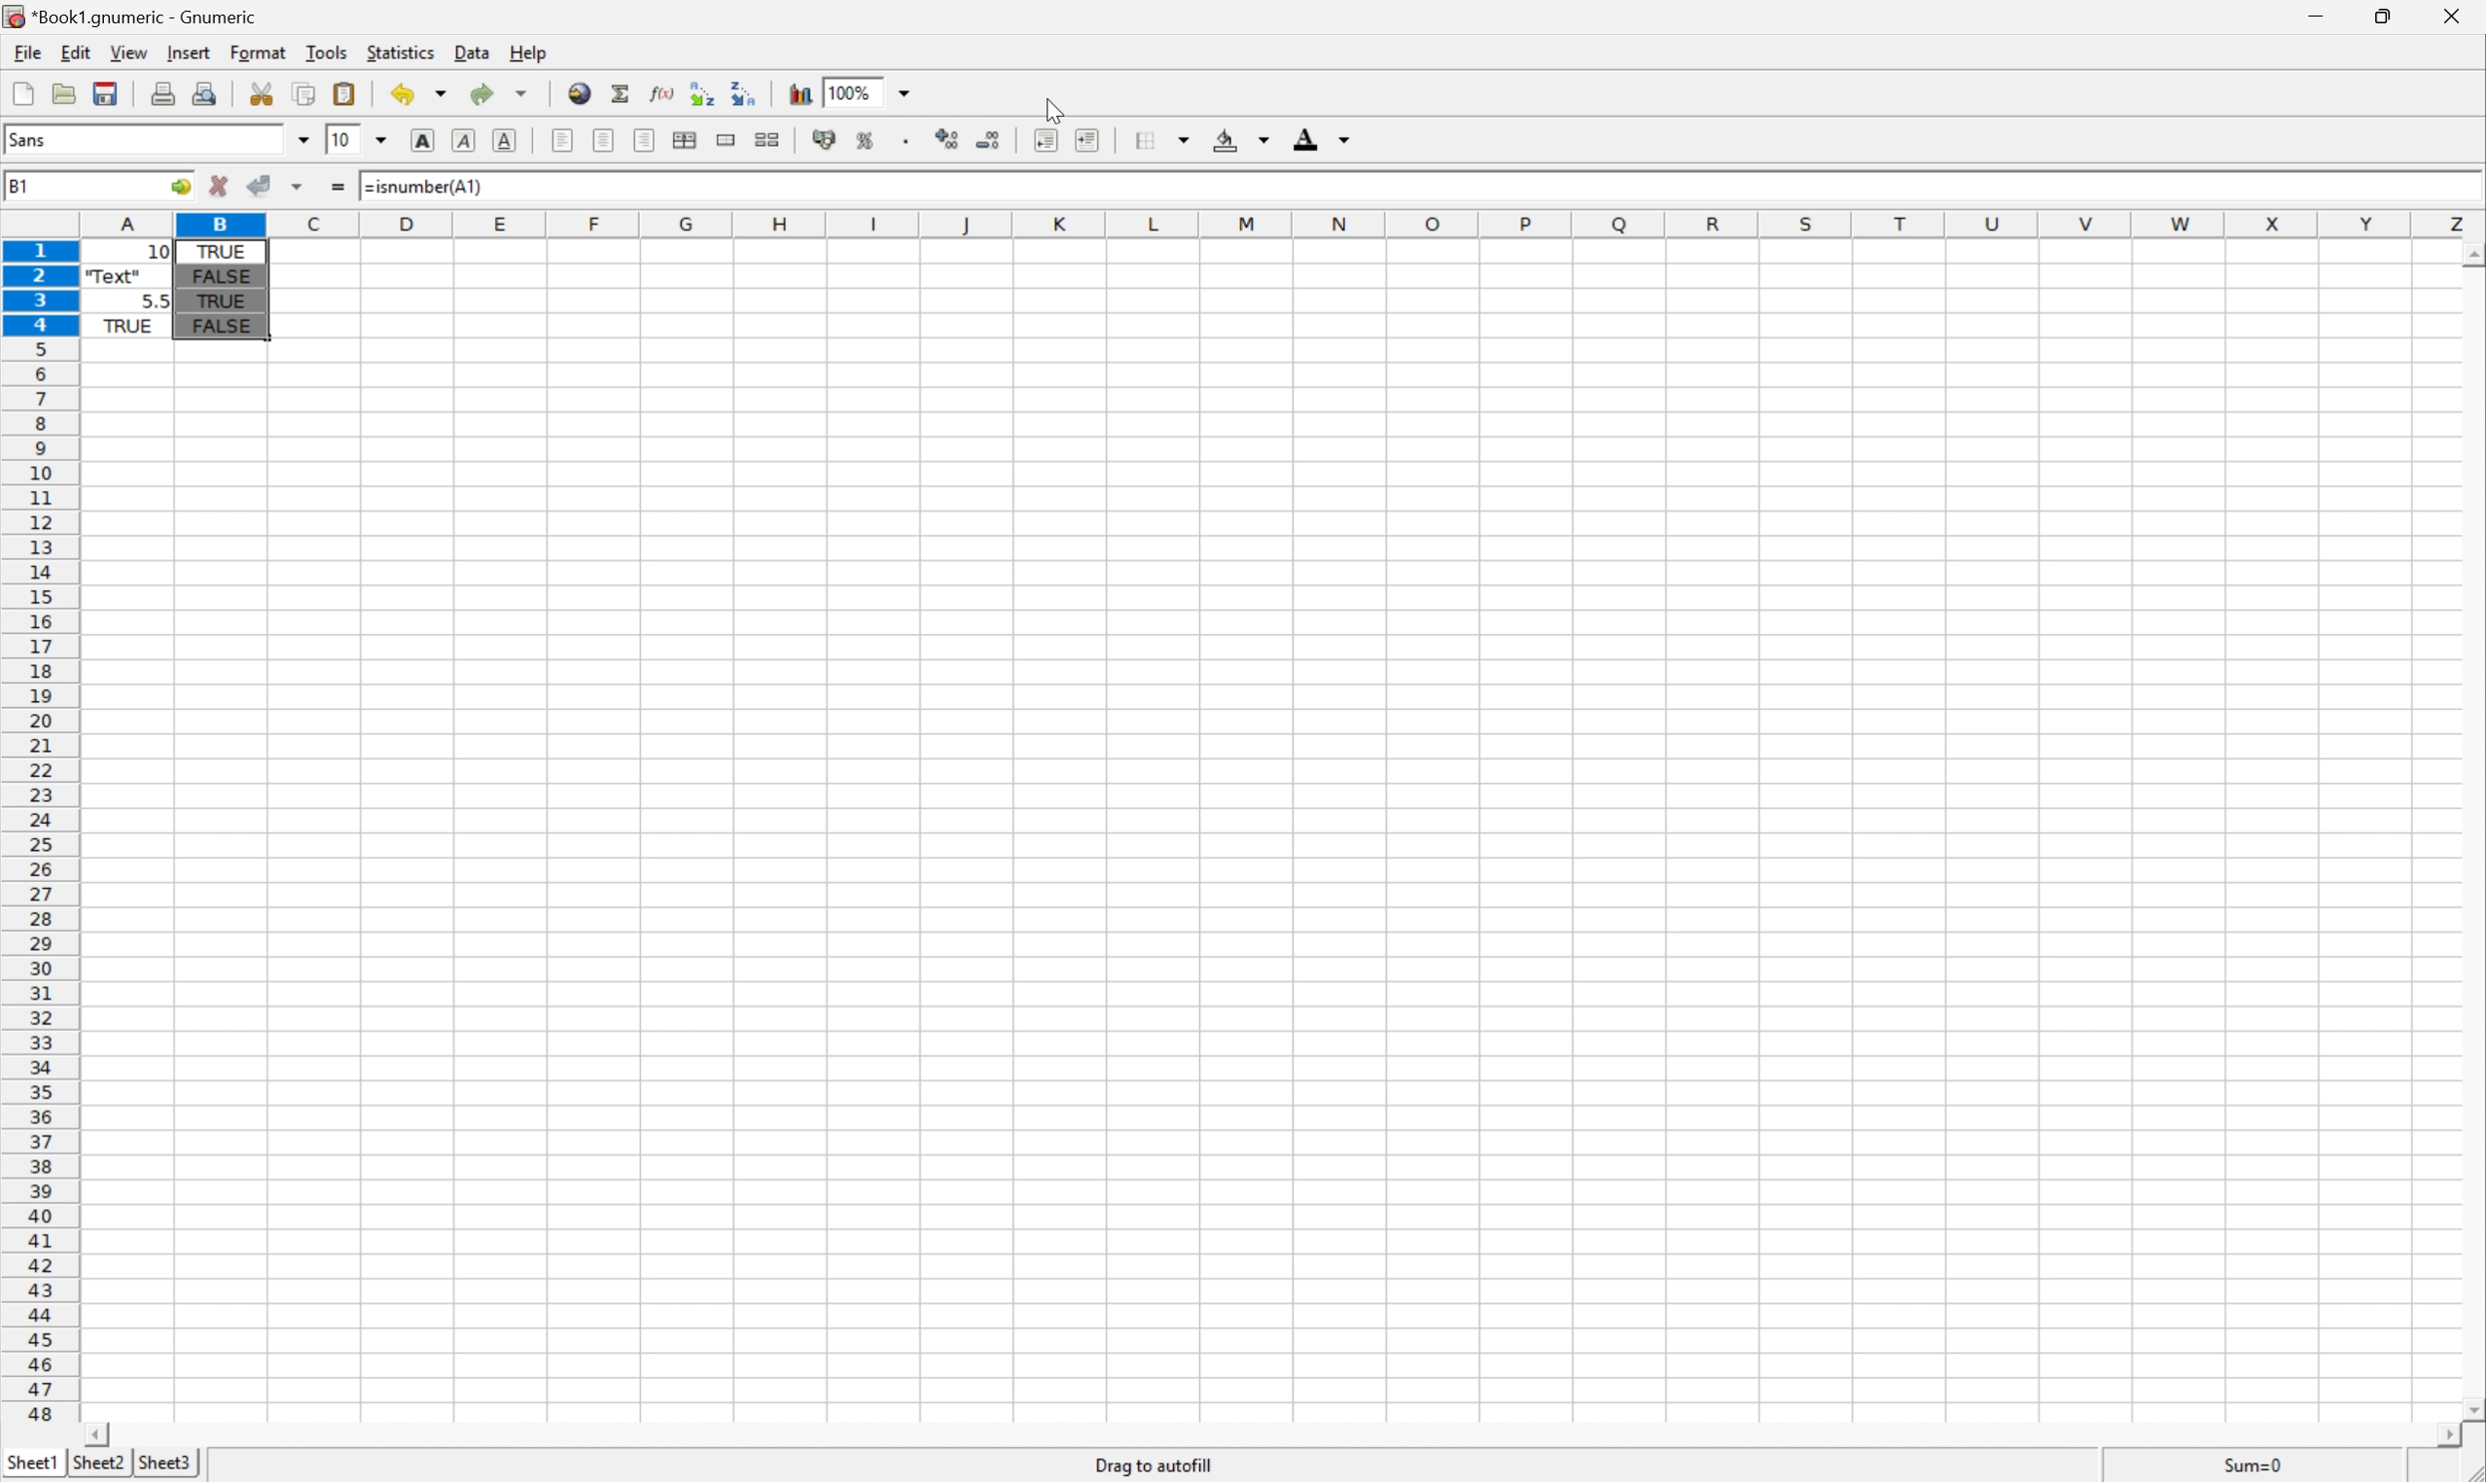  What do you see at coordinates (328, 52) in the screenshot?
I see `Tools` at bounding box center [328, 52].